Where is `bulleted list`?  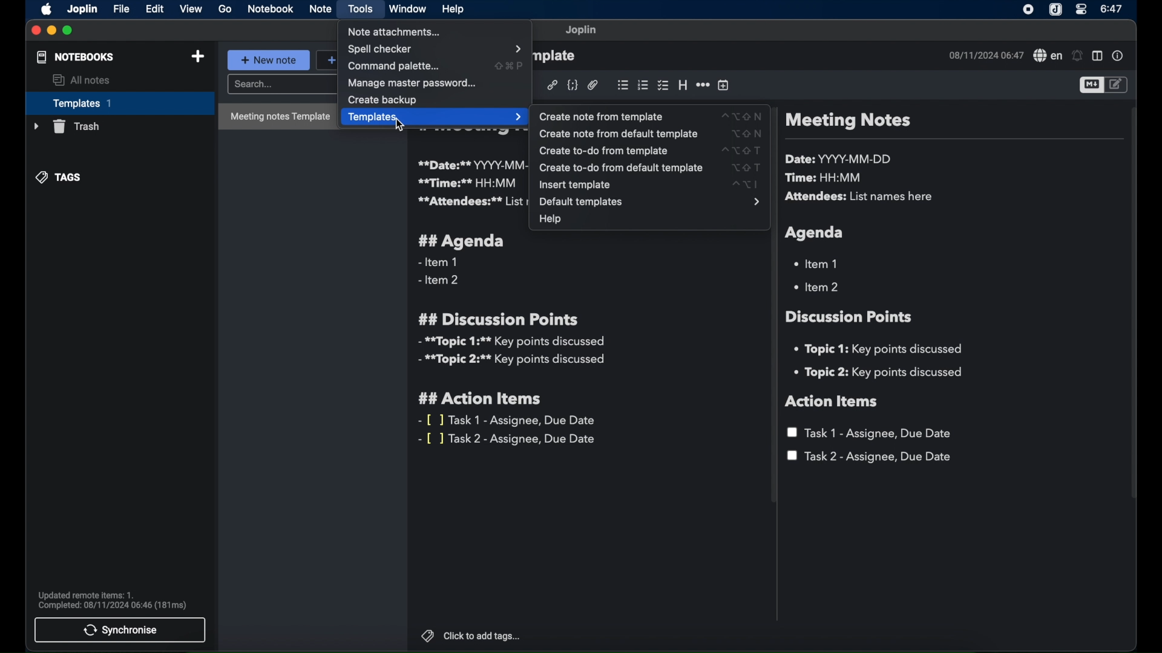 bulleted list is located at coordinates (622, 84).